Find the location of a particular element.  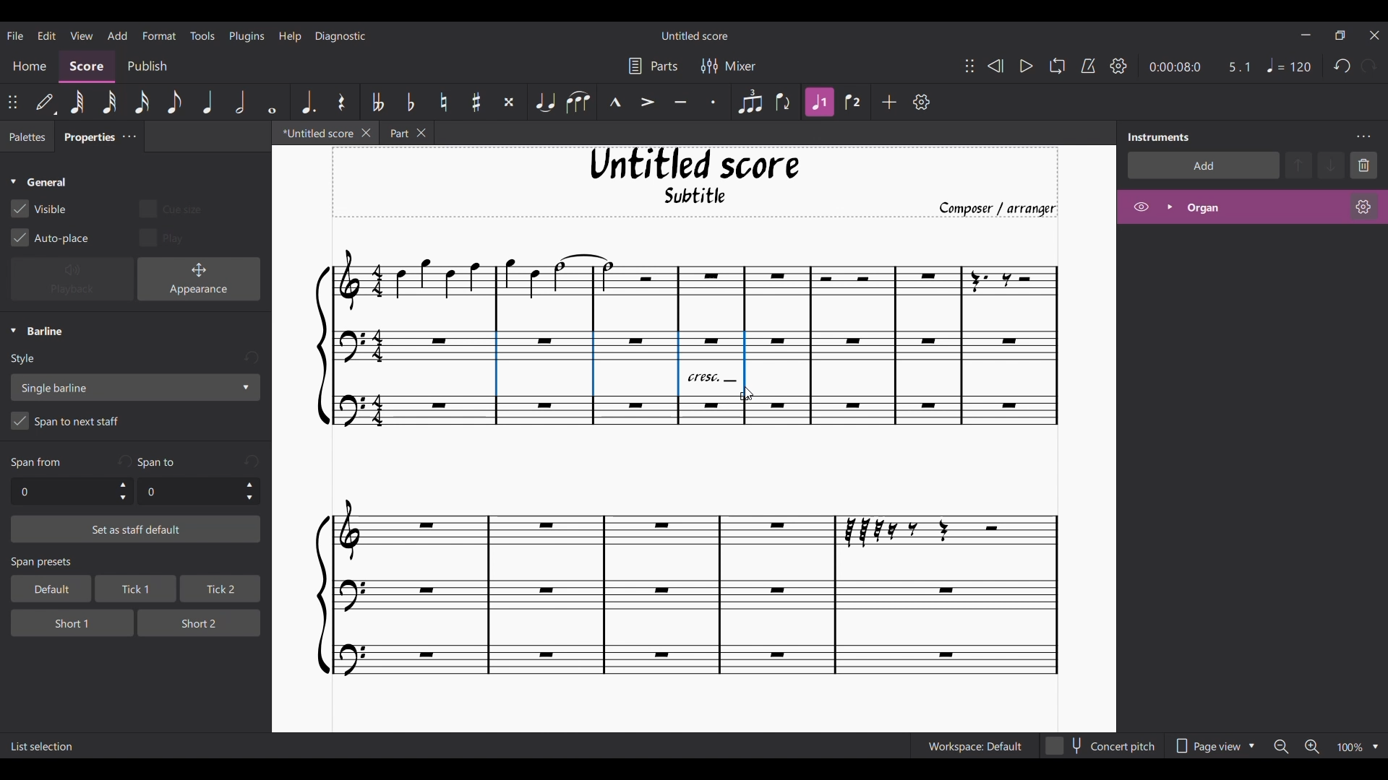

Change position of toolbar attached is located at coordinates (13, 102).